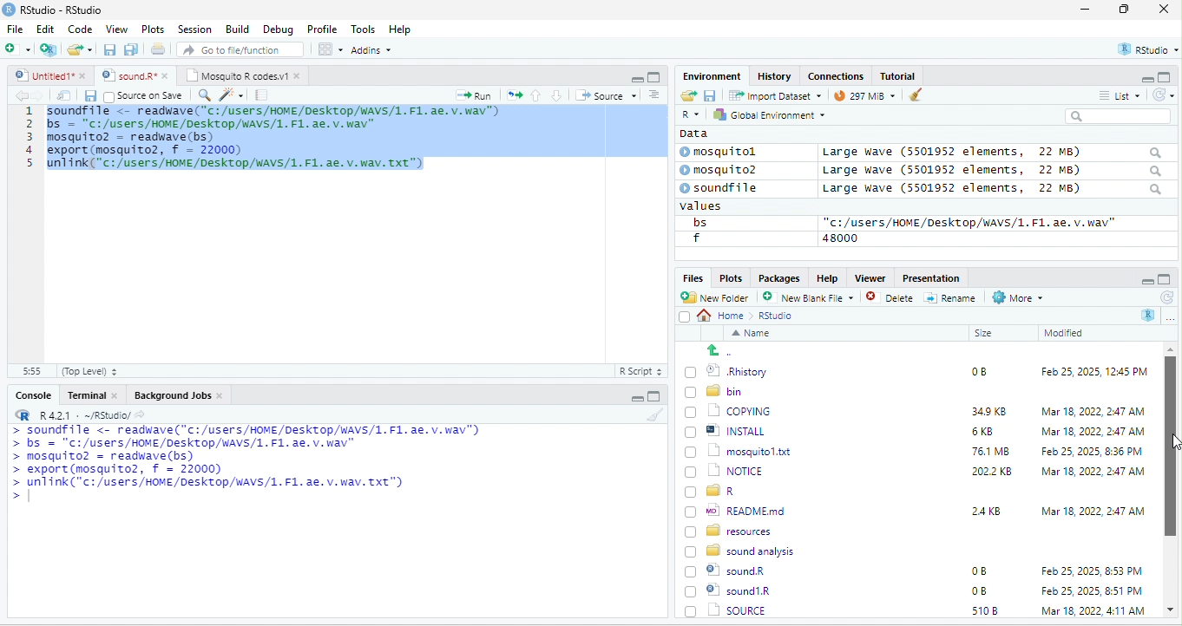 This screenshot has height=626, width=1182. What do you see at coordinates (969, 222) in the screenshot?
I see `“c:/users/HOME /Desktop/WAVS/1.F1. ae. v.wav"` at bounding box center [969, 222].